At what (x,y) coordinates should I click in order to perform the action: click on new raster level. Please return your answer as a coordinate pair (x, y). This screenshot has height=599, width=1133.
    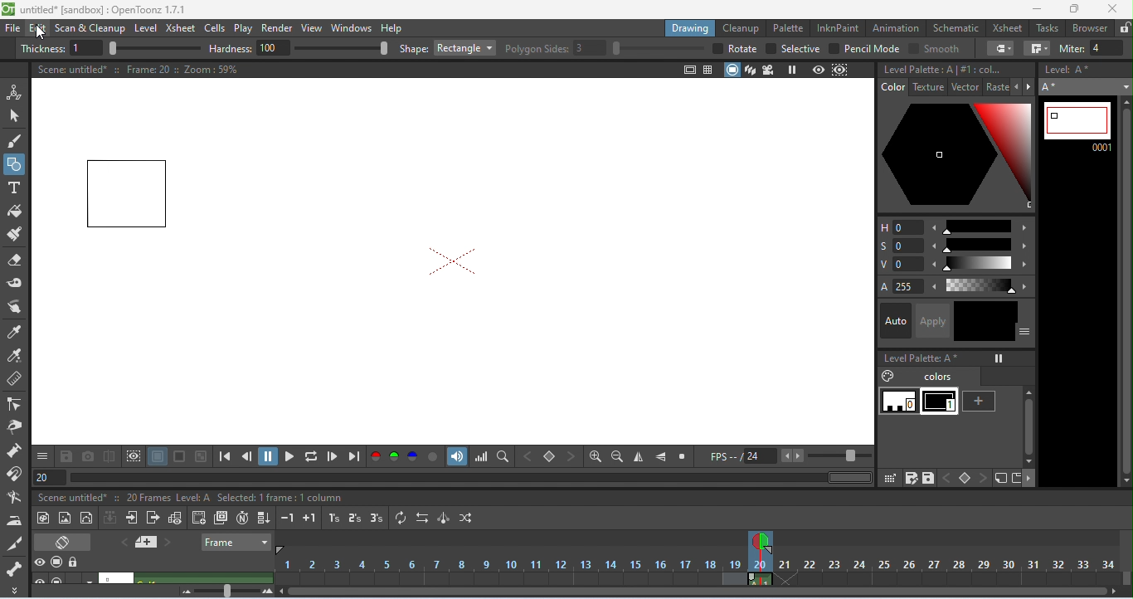
    Looking at the image, I should click on (65, 517).